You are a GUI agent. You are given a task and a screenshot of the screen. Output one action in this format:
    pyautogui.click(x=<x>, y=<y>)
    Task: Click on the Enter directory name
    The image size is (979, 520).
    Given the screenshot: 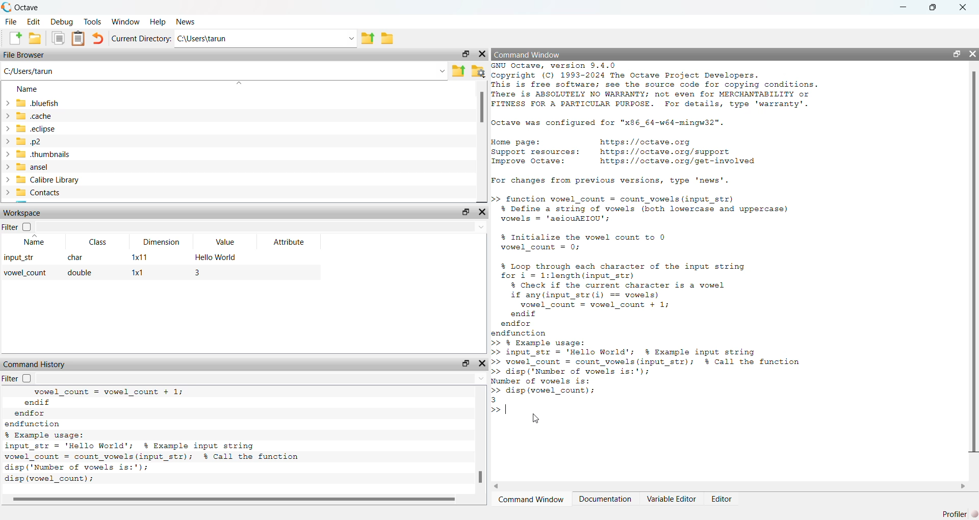 What is the action you would take?
    pyautogui.click(x=351, y=37)
    